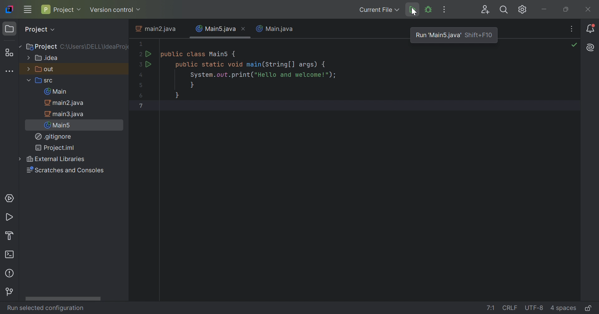 This screenshot has height=314, width=599. What do you see at coordinates (590, 9) in the screenshot?
I see `Close` at bounding box center [590, 9].